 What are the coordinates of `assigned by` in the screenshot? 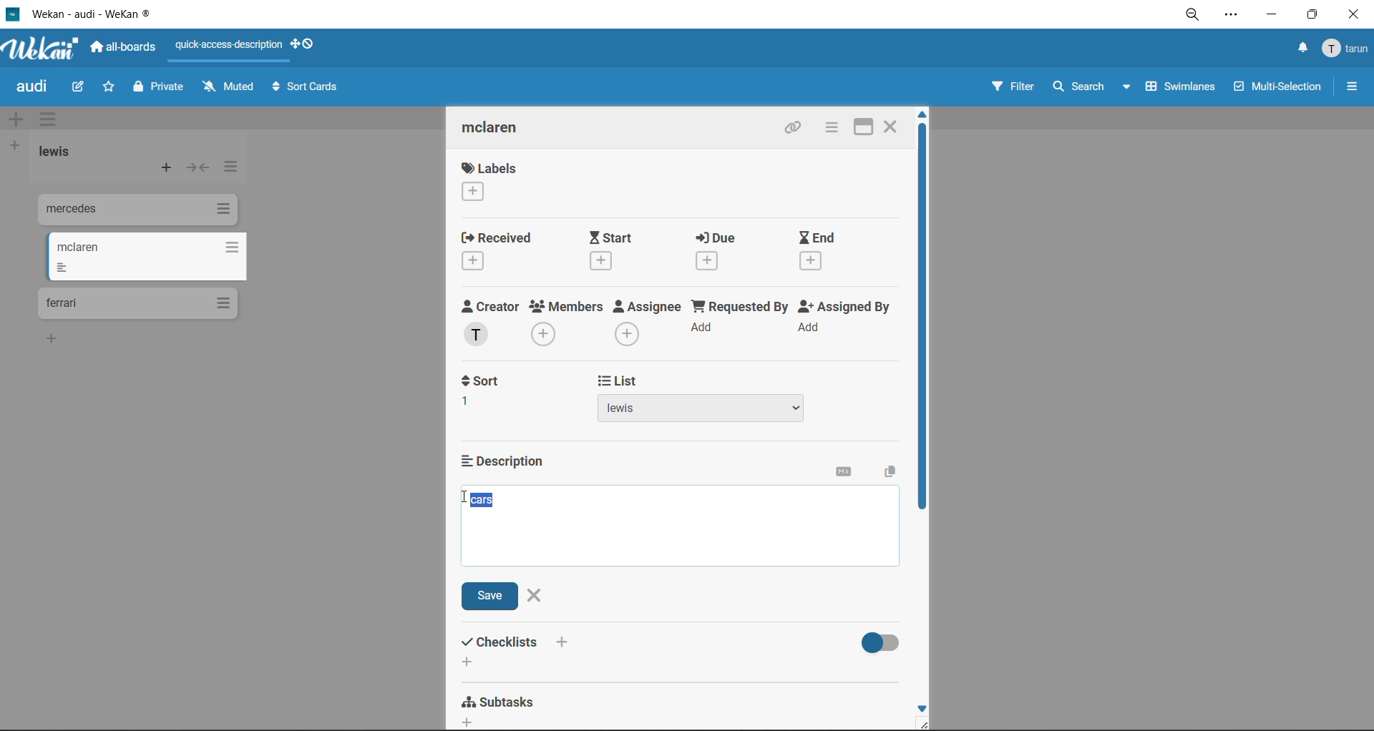 It's located at (849, 320).